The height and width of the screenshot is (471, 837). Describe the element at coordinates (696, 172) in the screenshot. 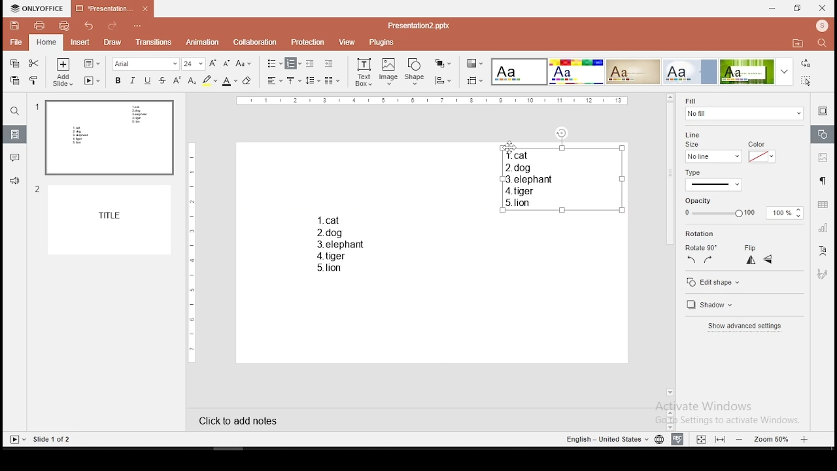

I see `type` at that location.